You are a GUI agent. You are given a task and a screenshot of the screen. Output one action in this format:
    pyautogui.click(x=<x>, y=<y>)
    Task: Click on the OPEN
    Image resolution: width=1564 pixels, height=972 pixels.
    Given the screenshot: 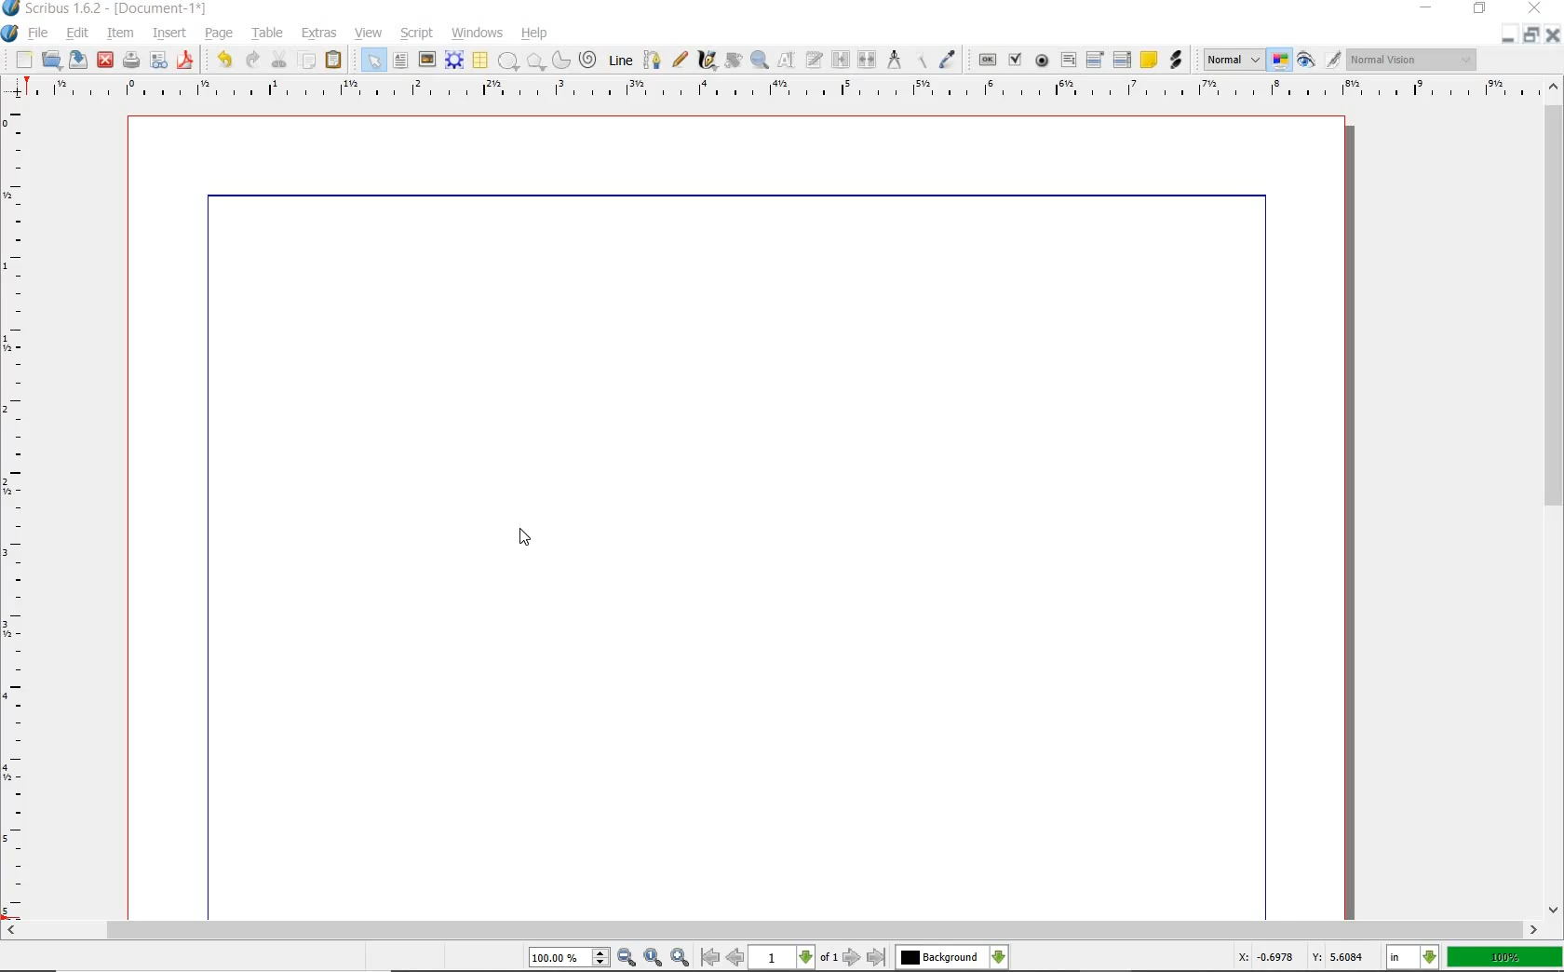 What is the action you would take?
    pyautogui.click(x=51, y=59)
    